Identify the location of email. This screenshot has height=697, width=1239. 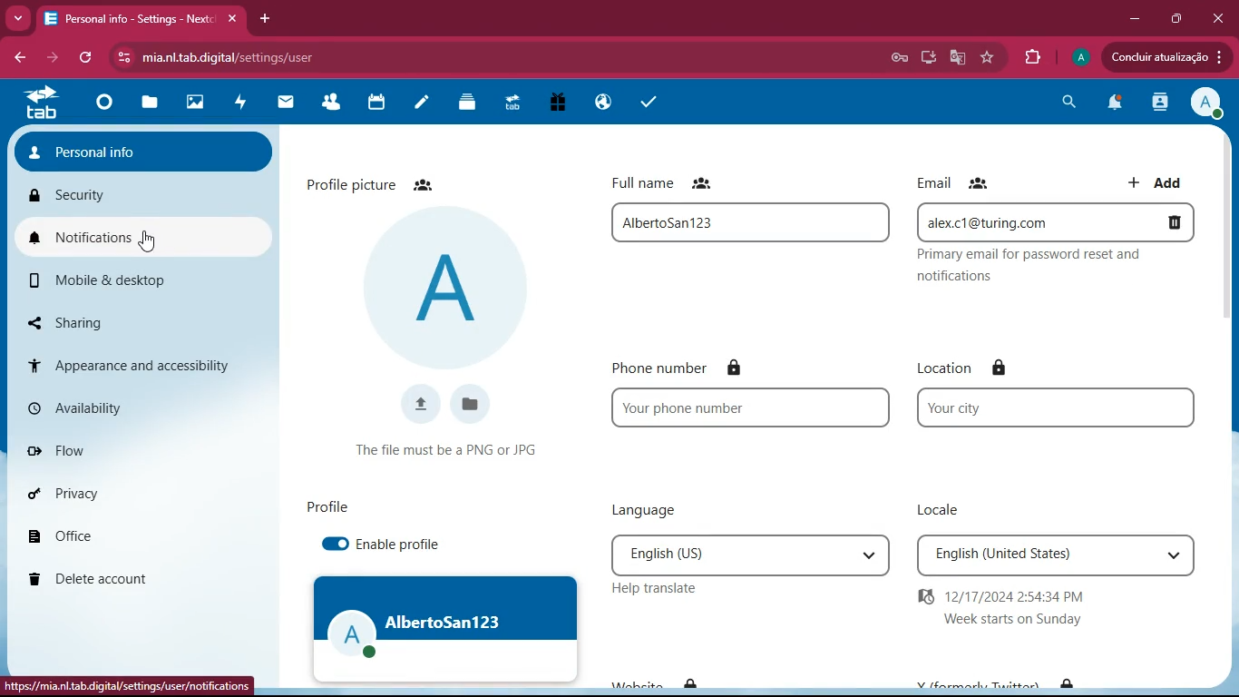
(955, 181).